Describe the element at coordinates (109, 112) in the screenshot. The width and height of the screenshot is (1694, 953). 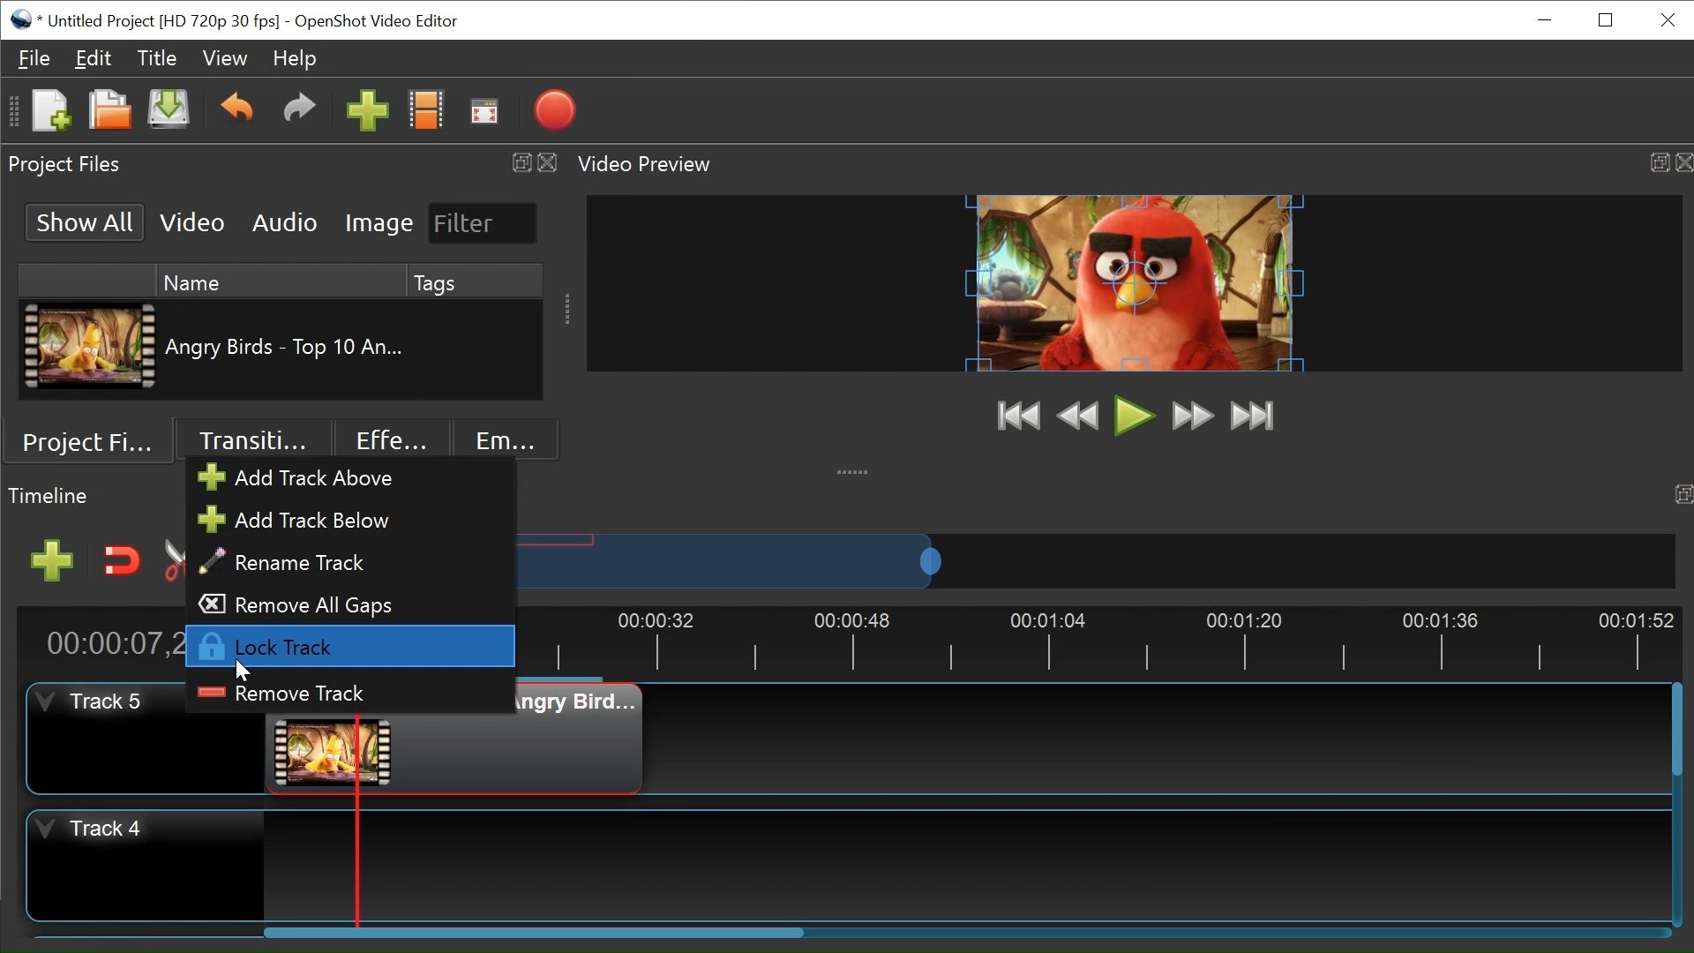
I see `Open File` at that location.